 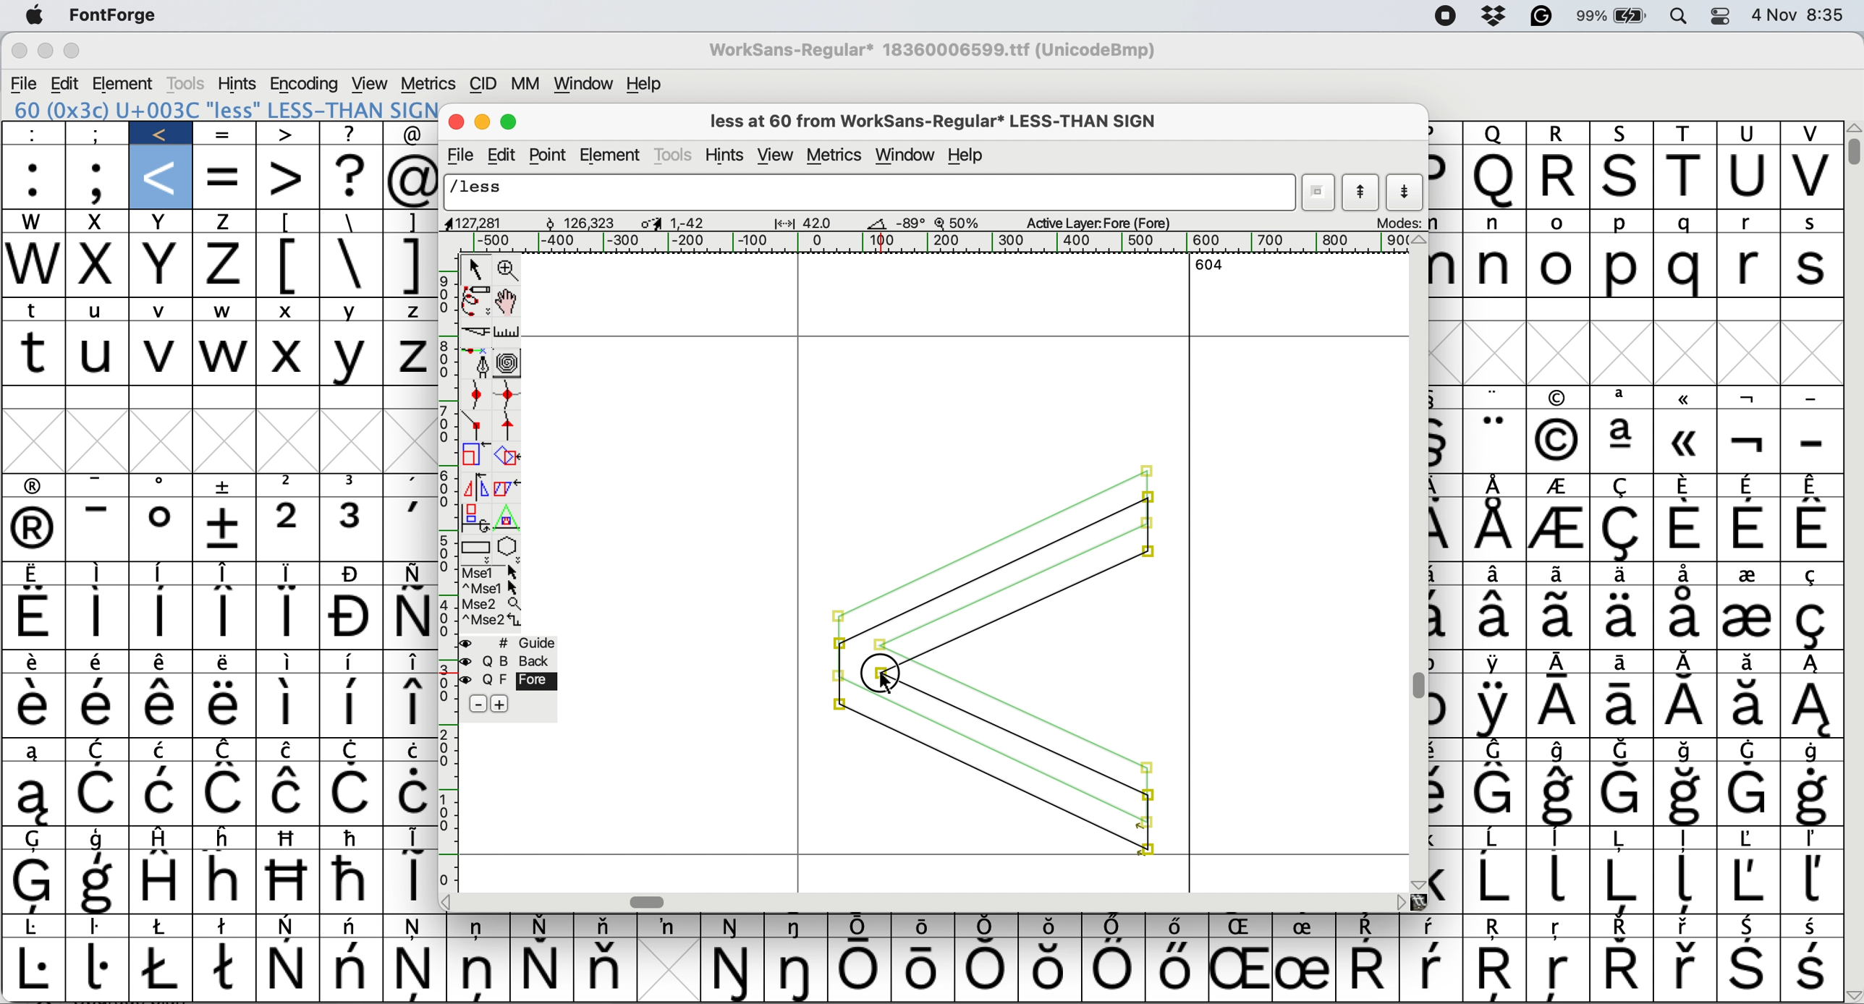 I want to click on maximize, so click(x=512, y=122).